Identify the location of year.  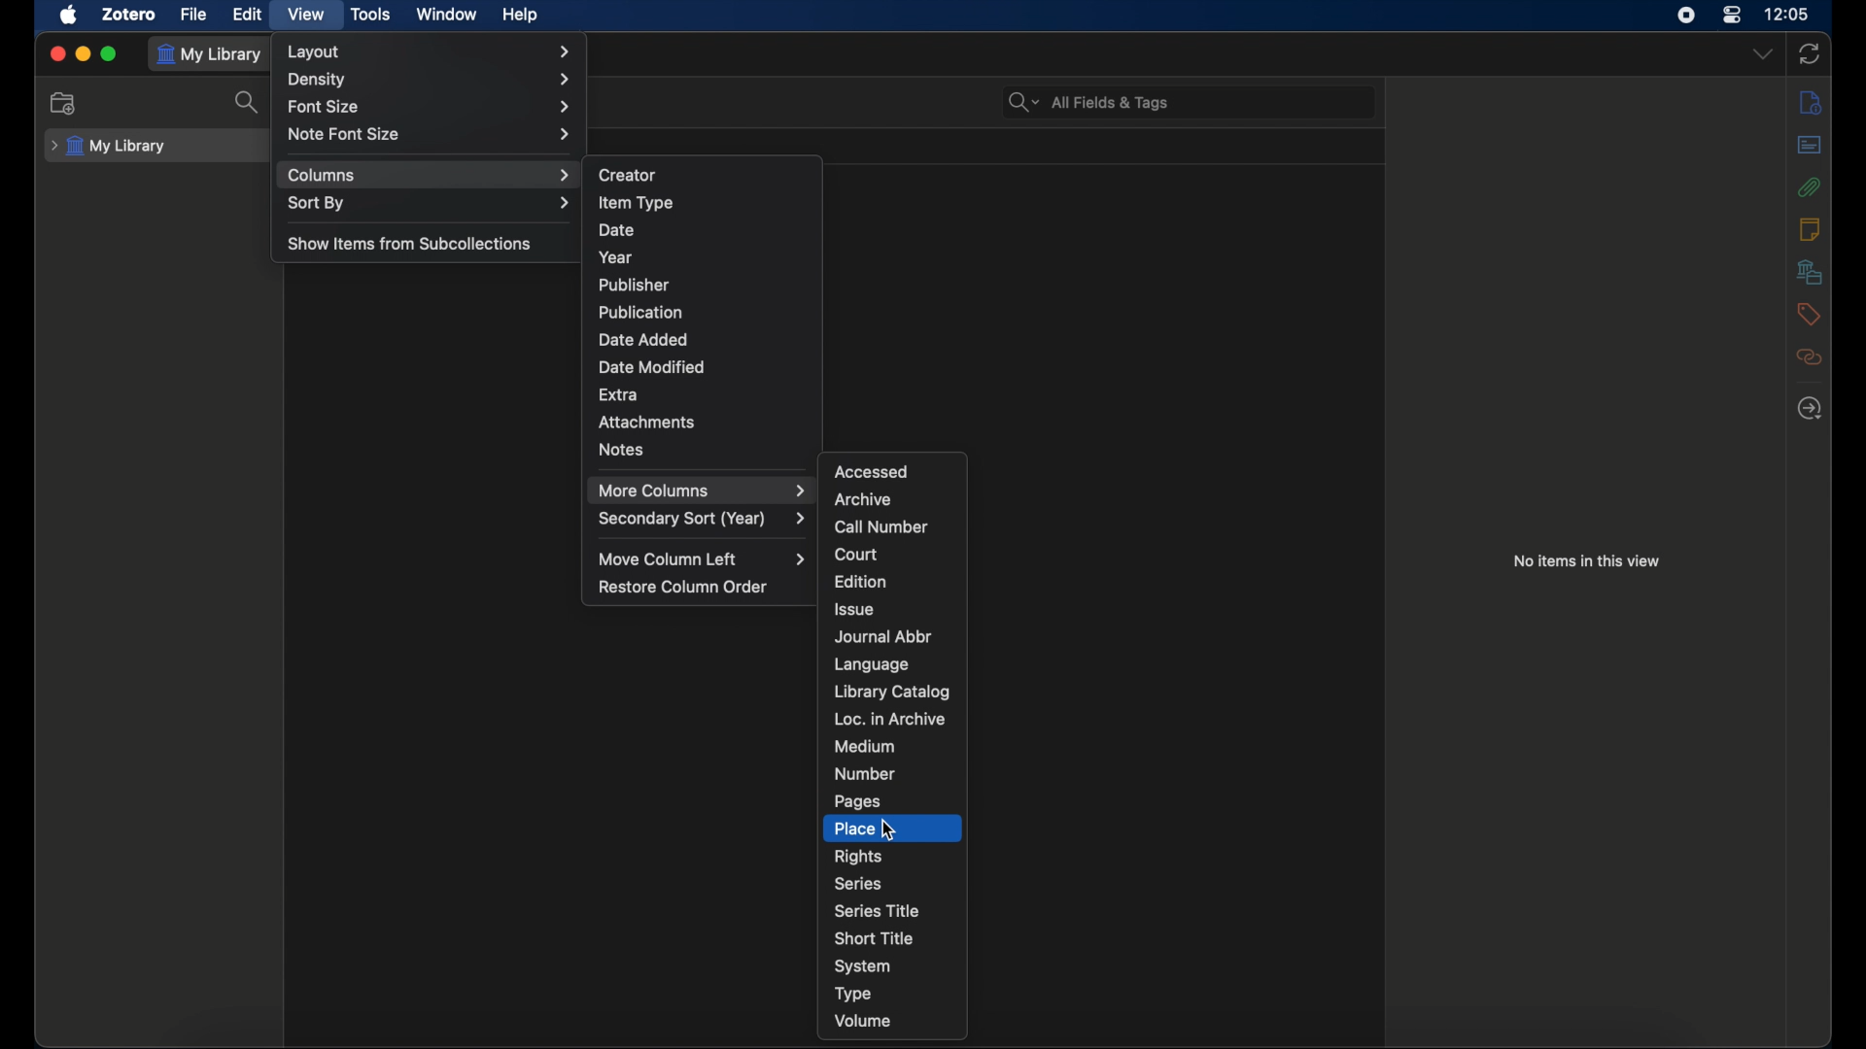
(616, 257).